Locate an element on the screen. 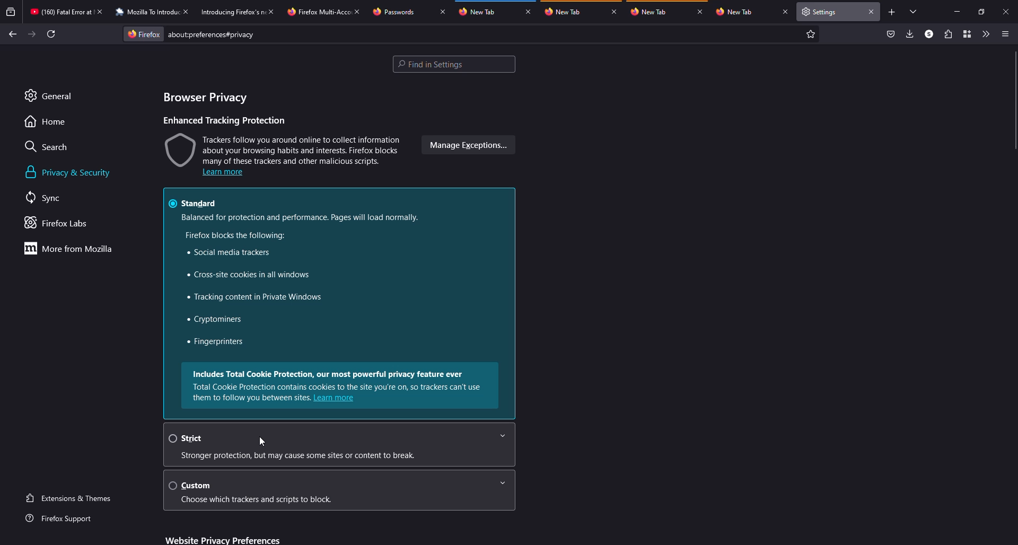 This screenshot has width=1018, height=545. close is located at coordinates (529, 12).